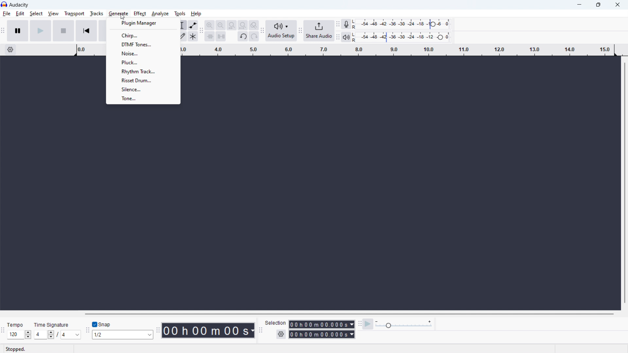 The width and height of the screenshot is (628, 353). What do you see at coordinates (143, 89) in the screenshot?
I see `silence...` at bounding box center [143, 89].